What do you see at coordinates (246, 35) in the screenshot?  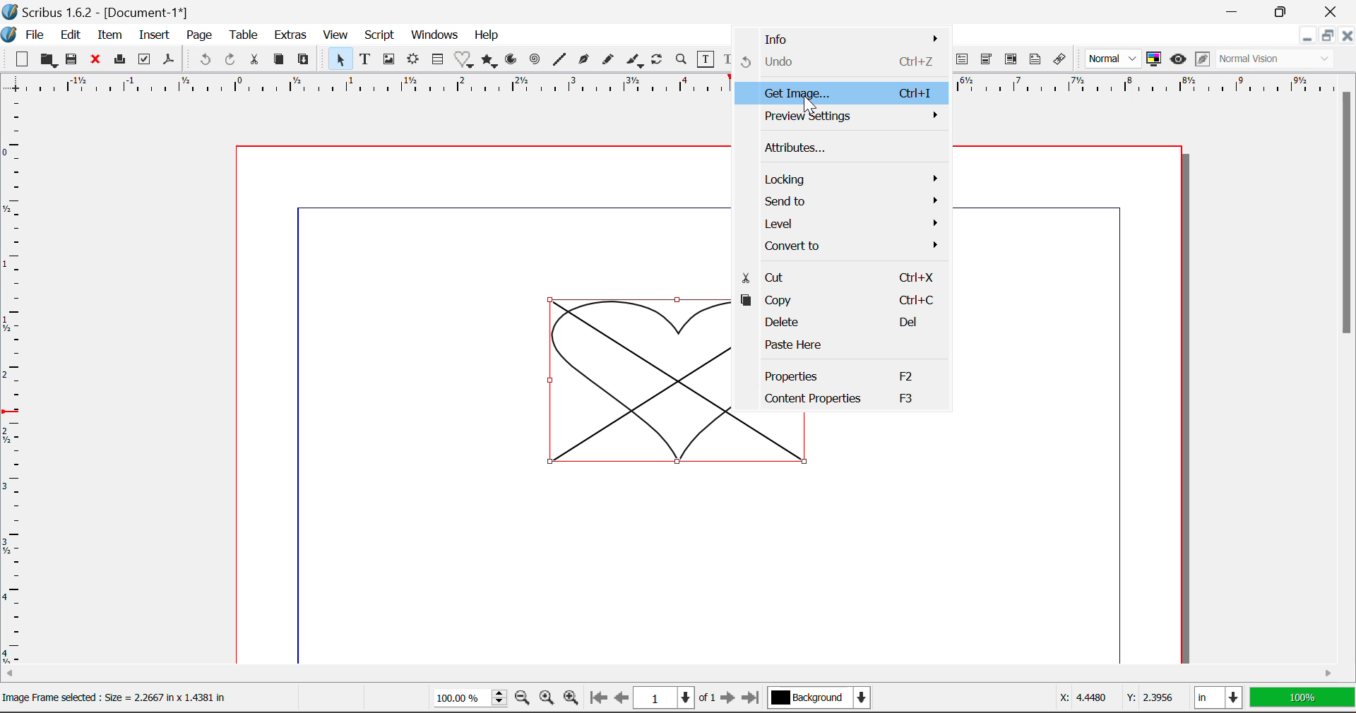 I see `Table` at bounding box center [246, 35].